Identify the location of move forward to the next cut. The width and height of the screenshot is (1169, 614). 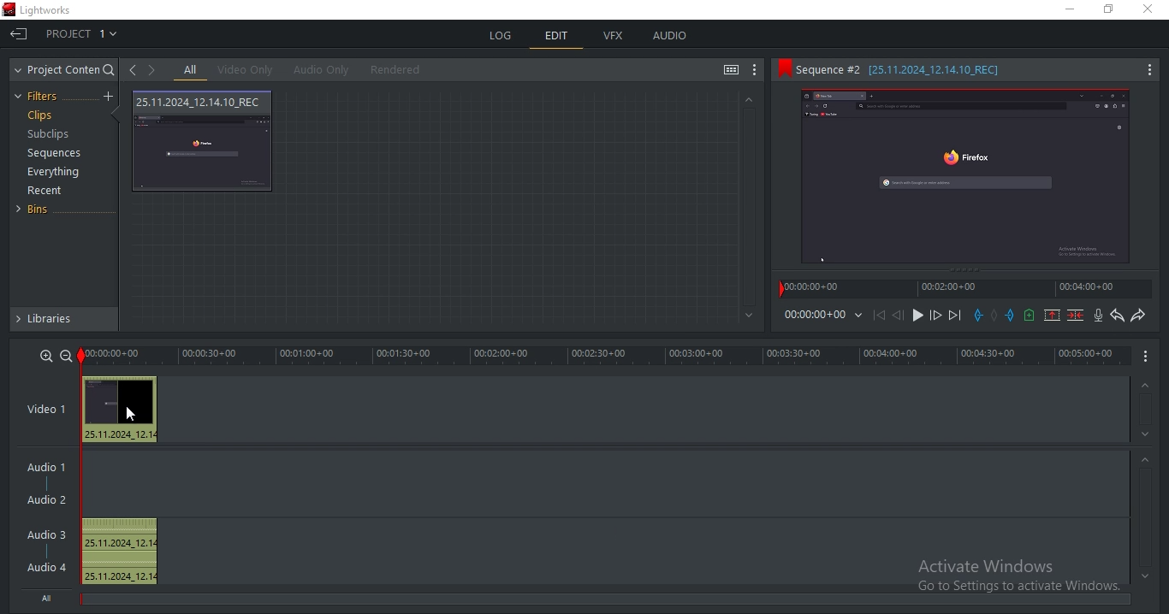
(953, 316).